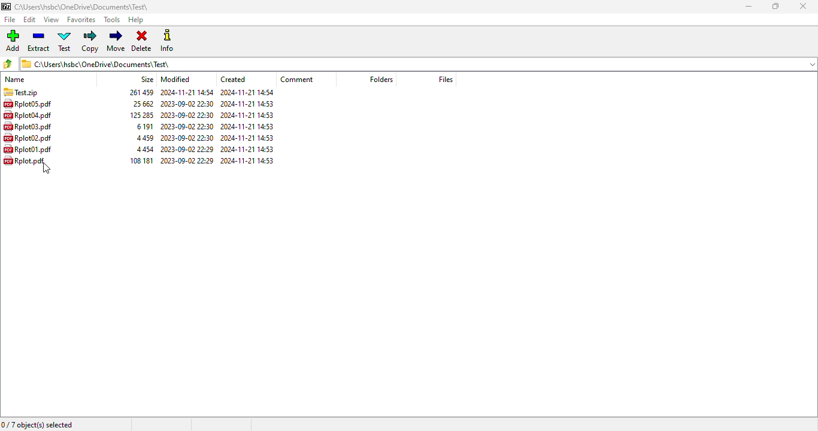 The width and height of the screenshot is (818, 431). I want to click on test, so click(66, 41).